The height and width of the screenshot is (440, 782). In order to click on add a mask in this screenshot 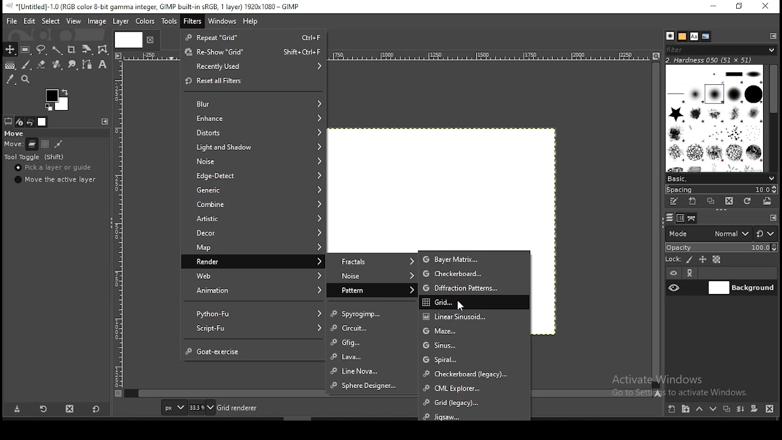, I will do `click(755, 409)`.